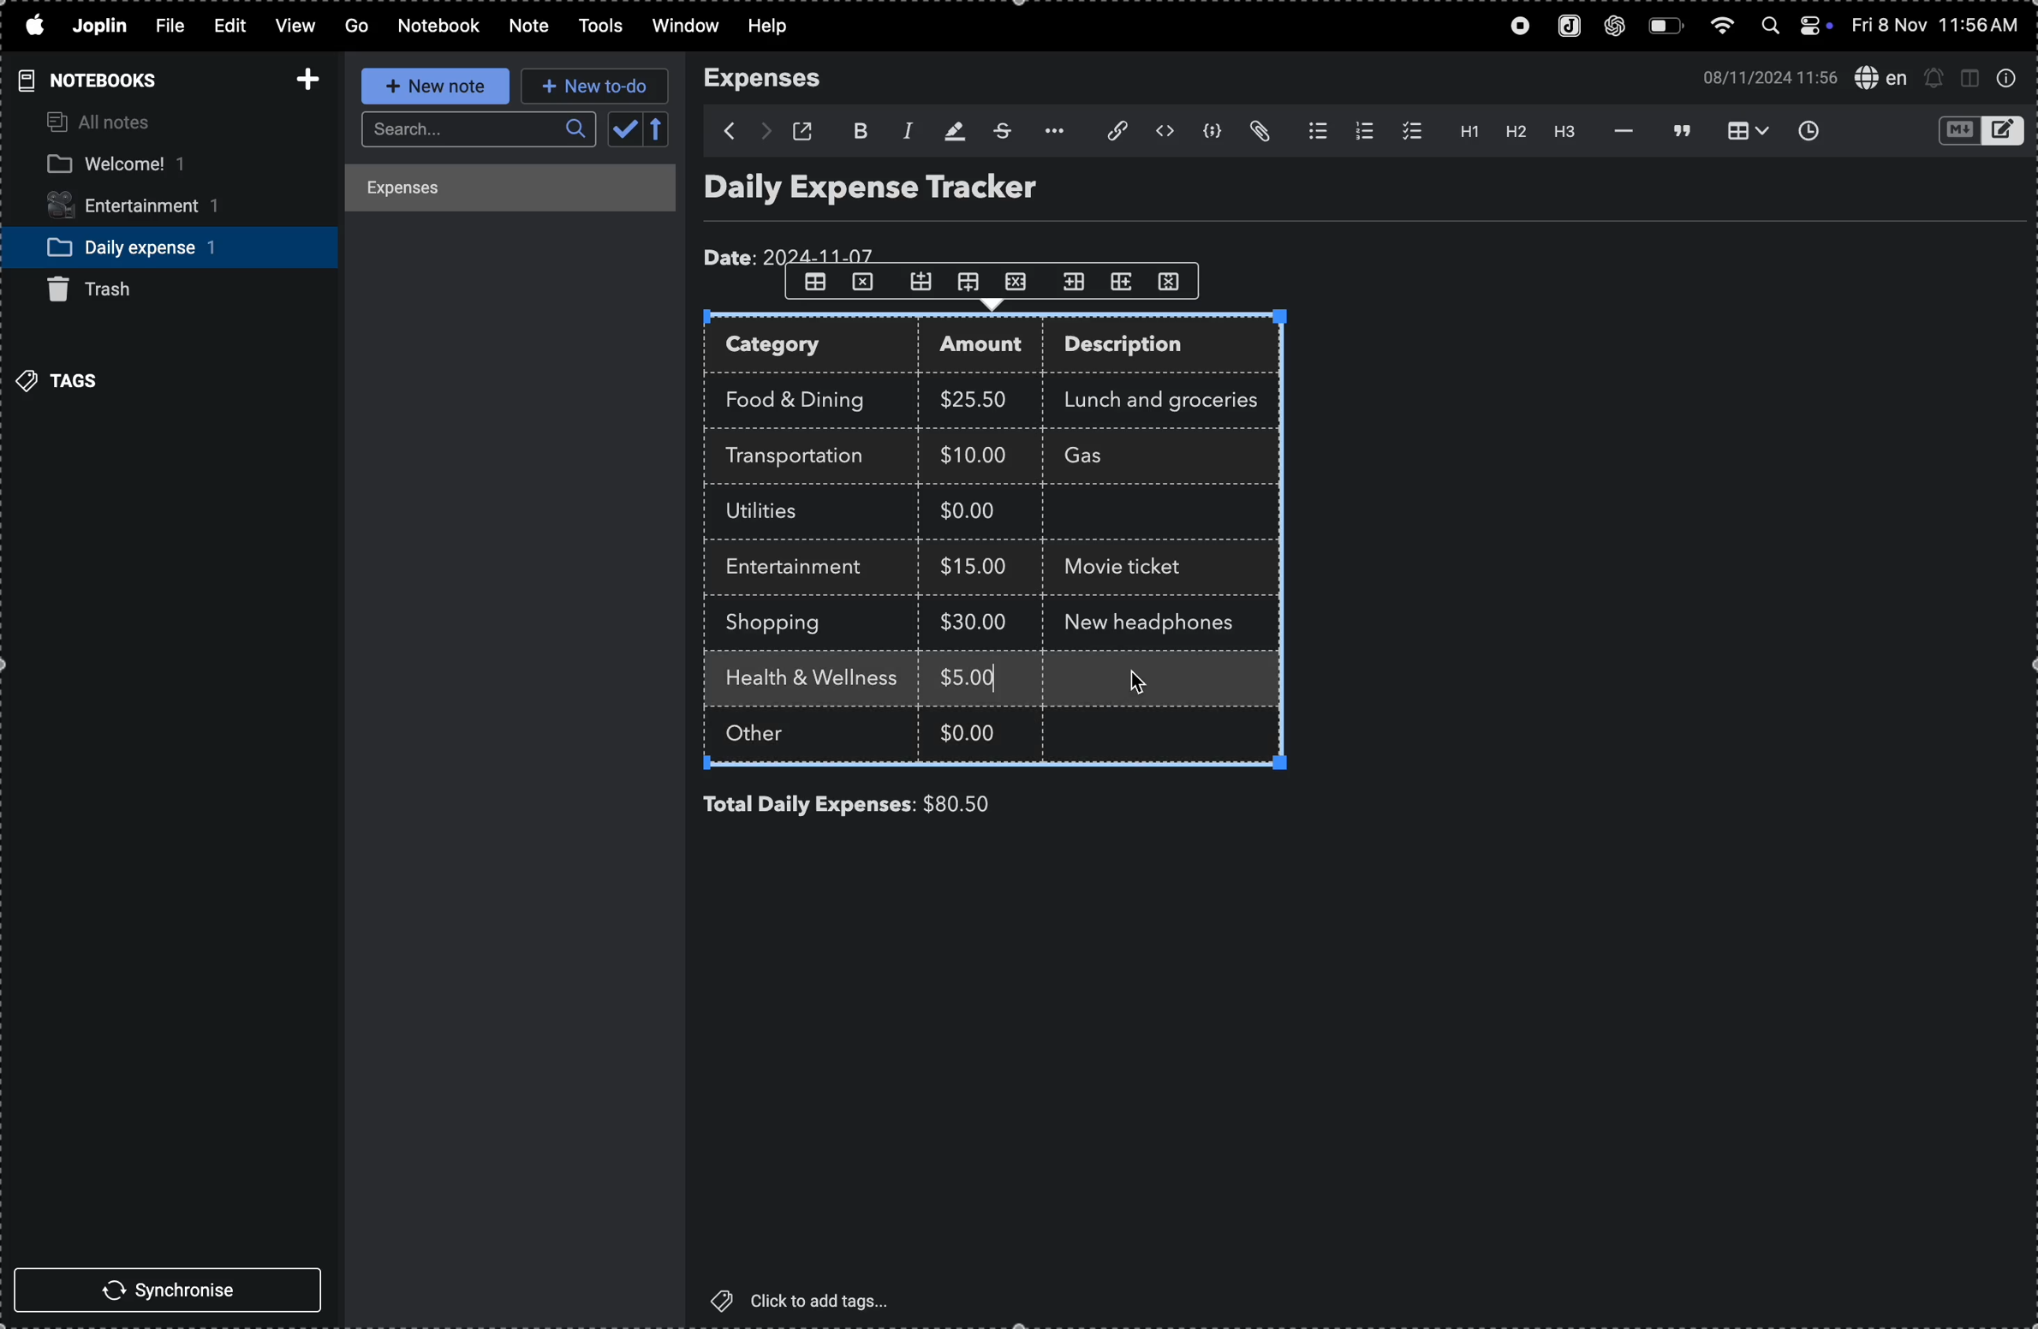  What do you see at coordinates (987, 347) in the screenshot?
I see `amount` at bounding box center [987, 347].